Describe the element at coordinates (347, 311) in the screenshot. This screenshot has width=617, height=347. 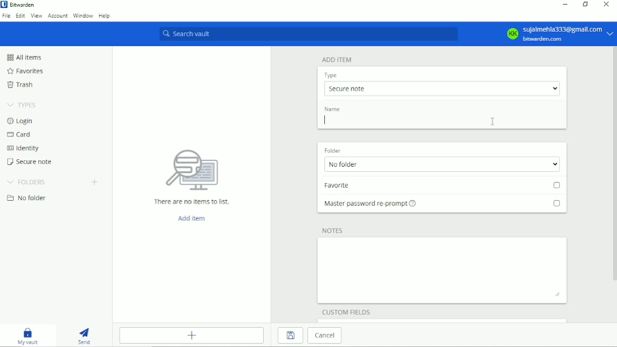
I see `Custom filelds` at that location.